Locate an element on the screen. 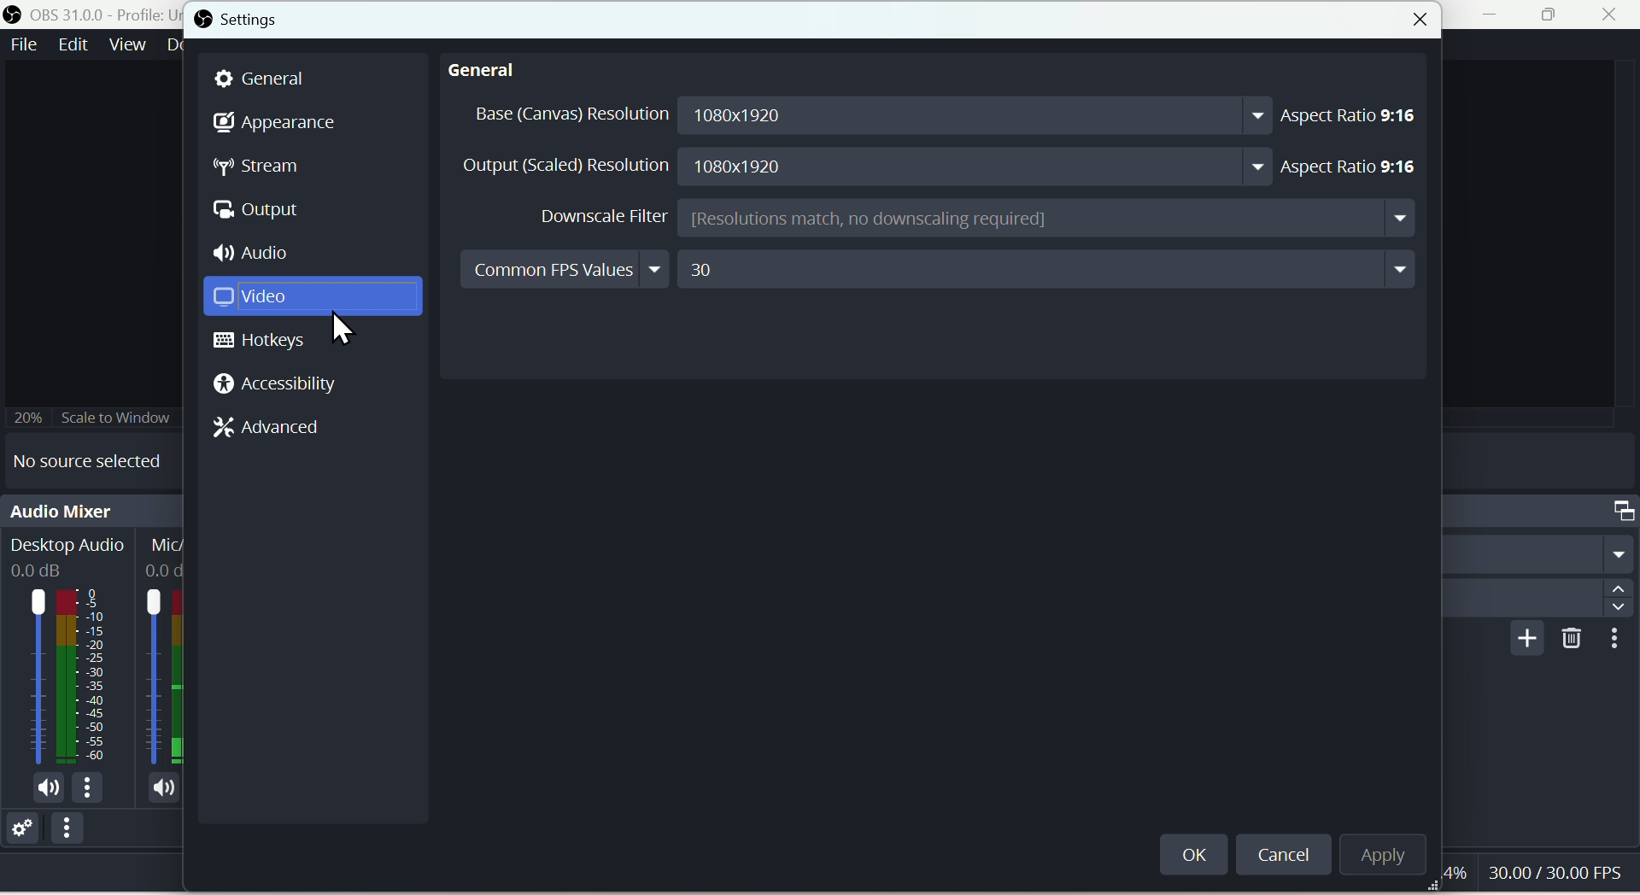  Hot keys is located at coordinates (270, 342).